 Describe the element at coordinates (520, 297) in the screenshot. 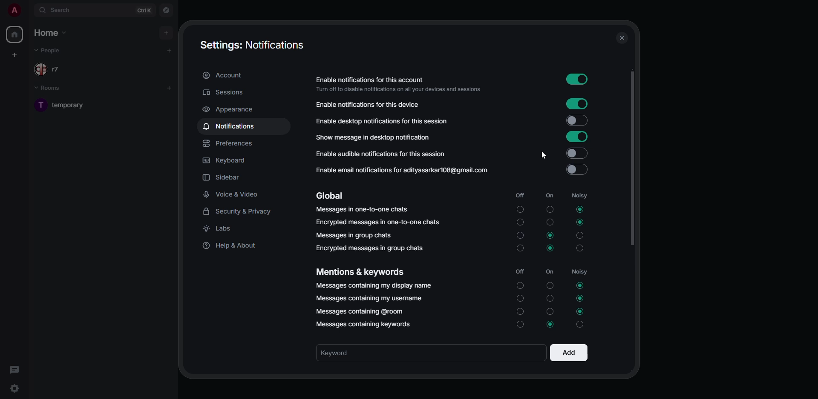

I see `Off Unselected` at that location.